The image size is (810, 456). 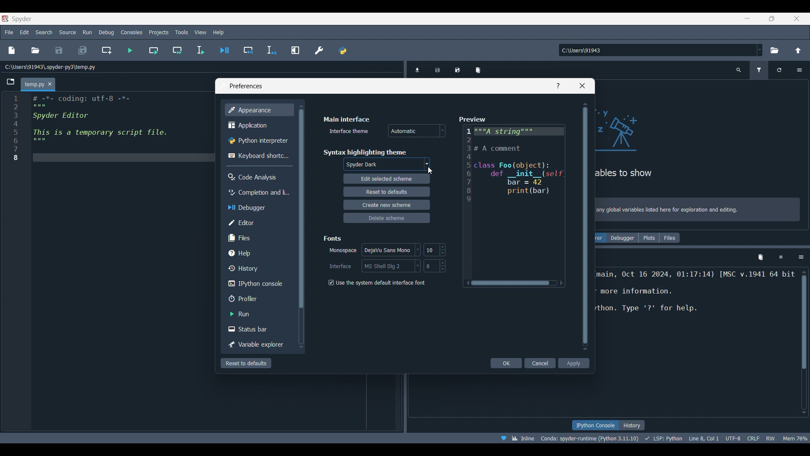 I want to click on Close interface, so click(x=797, y=19).